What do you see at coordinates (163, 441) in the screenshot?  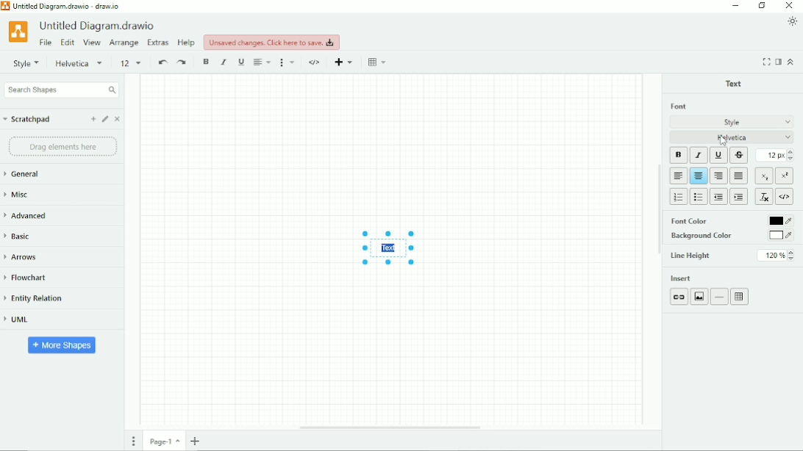 I see `Page number` at bounding box center [163, 441].